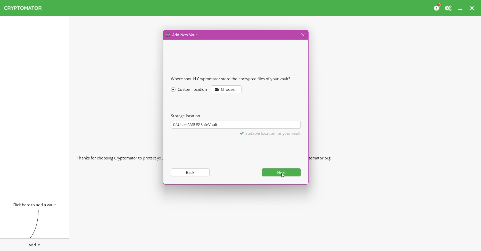 Image resolution: width=481 pixels, height=251 pixels. I want to click on Customize, so click(227, 89).